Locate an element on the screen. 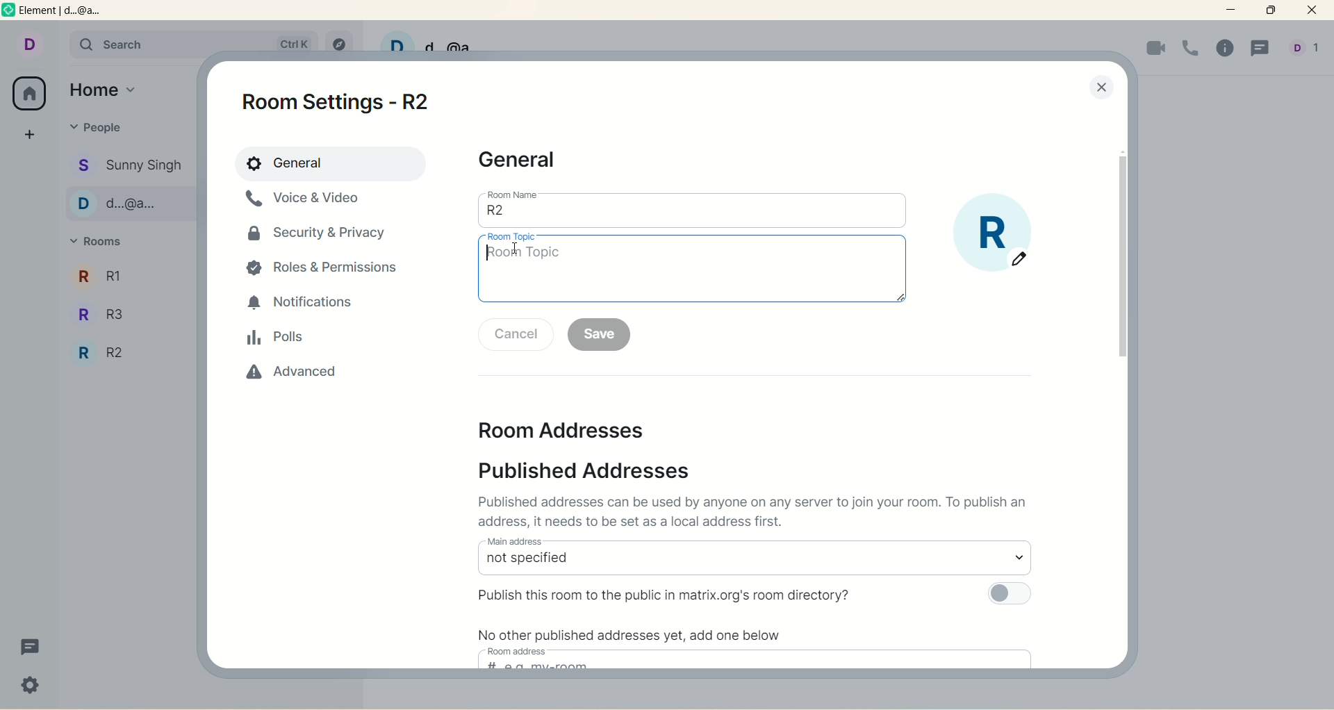 The height and width of the screenshot is (710, 1334). people is located at coordinates (97, 127).